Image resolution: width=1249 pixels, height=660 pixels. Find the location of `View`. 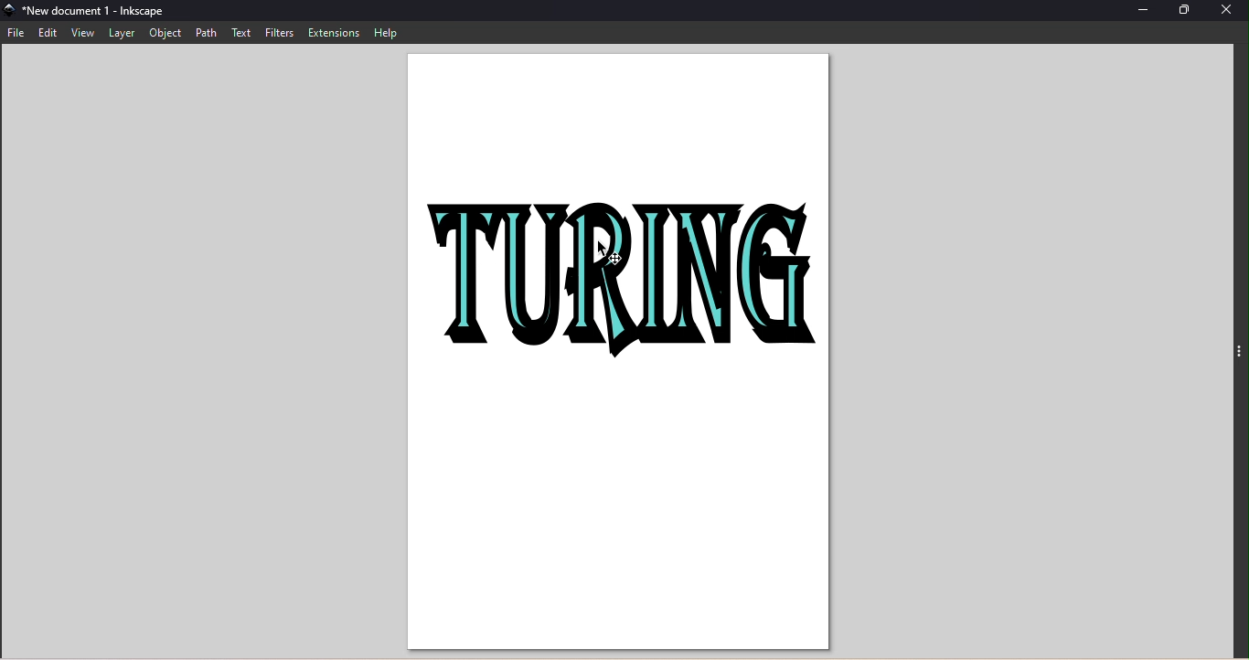

View is located at coordinates (84, 34).